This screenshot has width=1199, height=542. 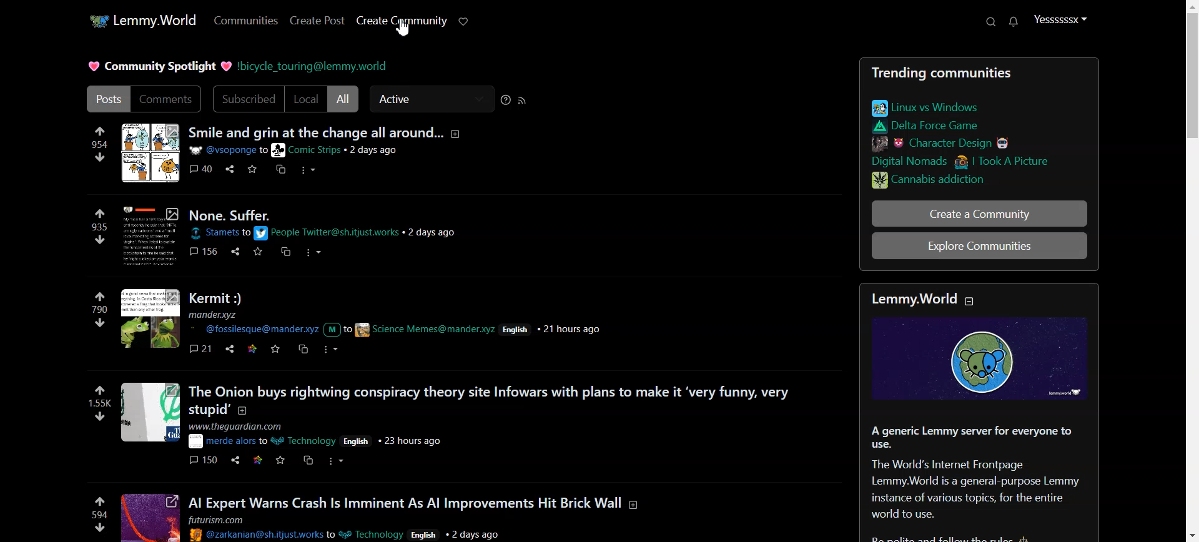 I want to click on share, so click(x=231, y=349).